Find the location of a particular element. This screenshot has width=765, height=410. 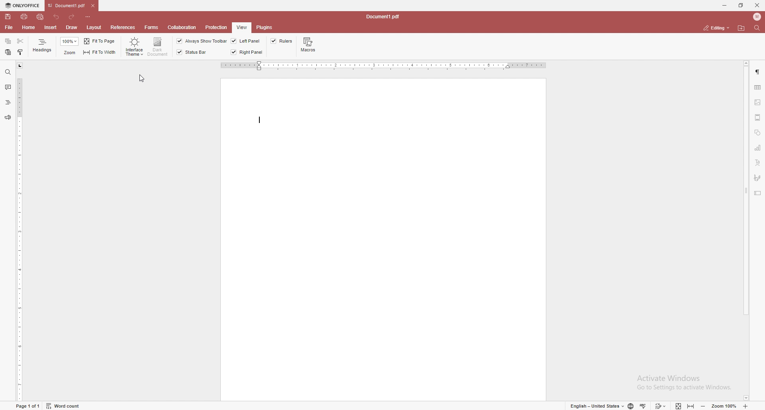

file is located at coordinates (9, 27).